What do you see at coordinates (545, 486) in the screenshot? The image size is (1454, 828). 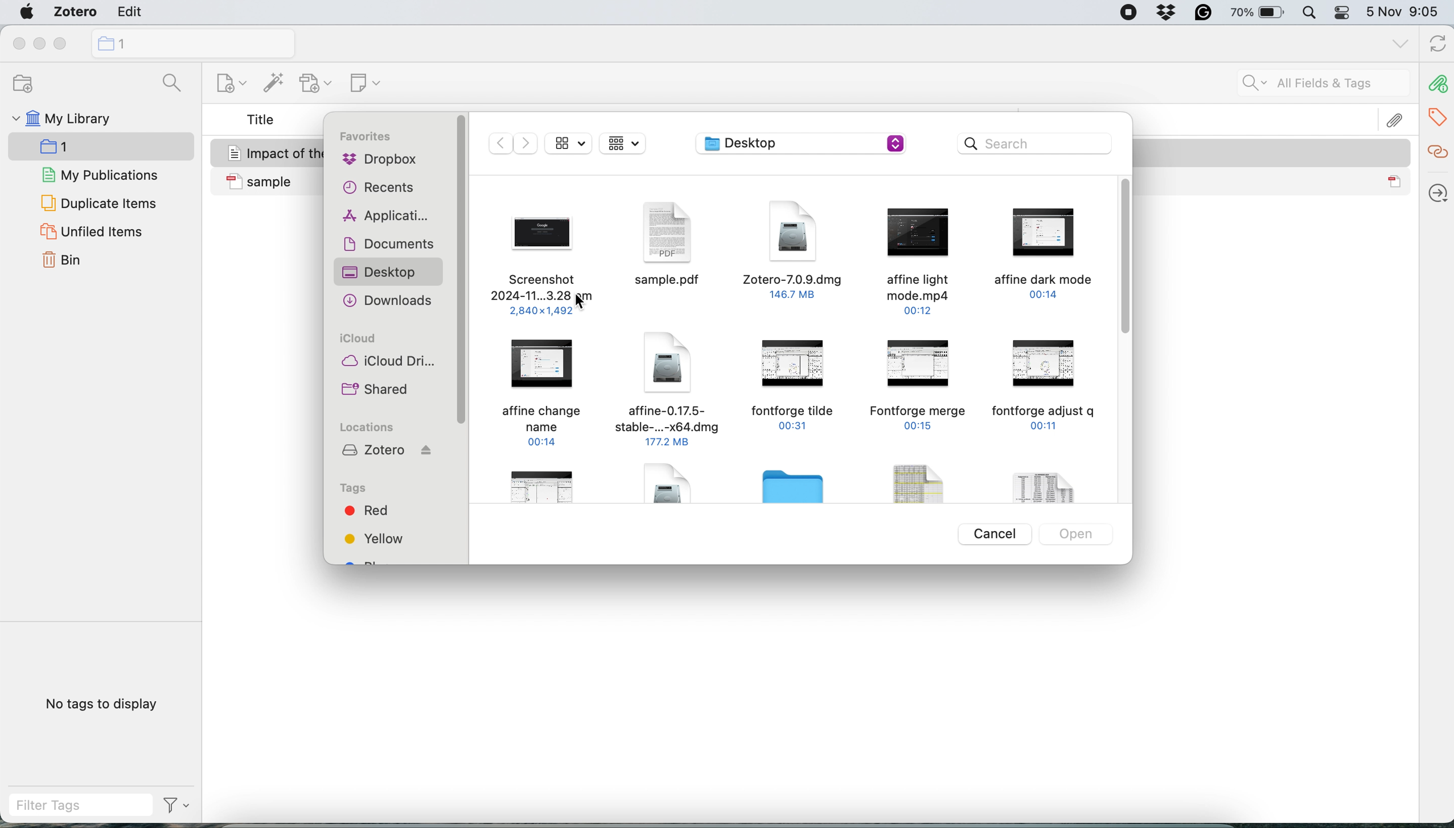 I see `file` at bounding box center [545, 486].